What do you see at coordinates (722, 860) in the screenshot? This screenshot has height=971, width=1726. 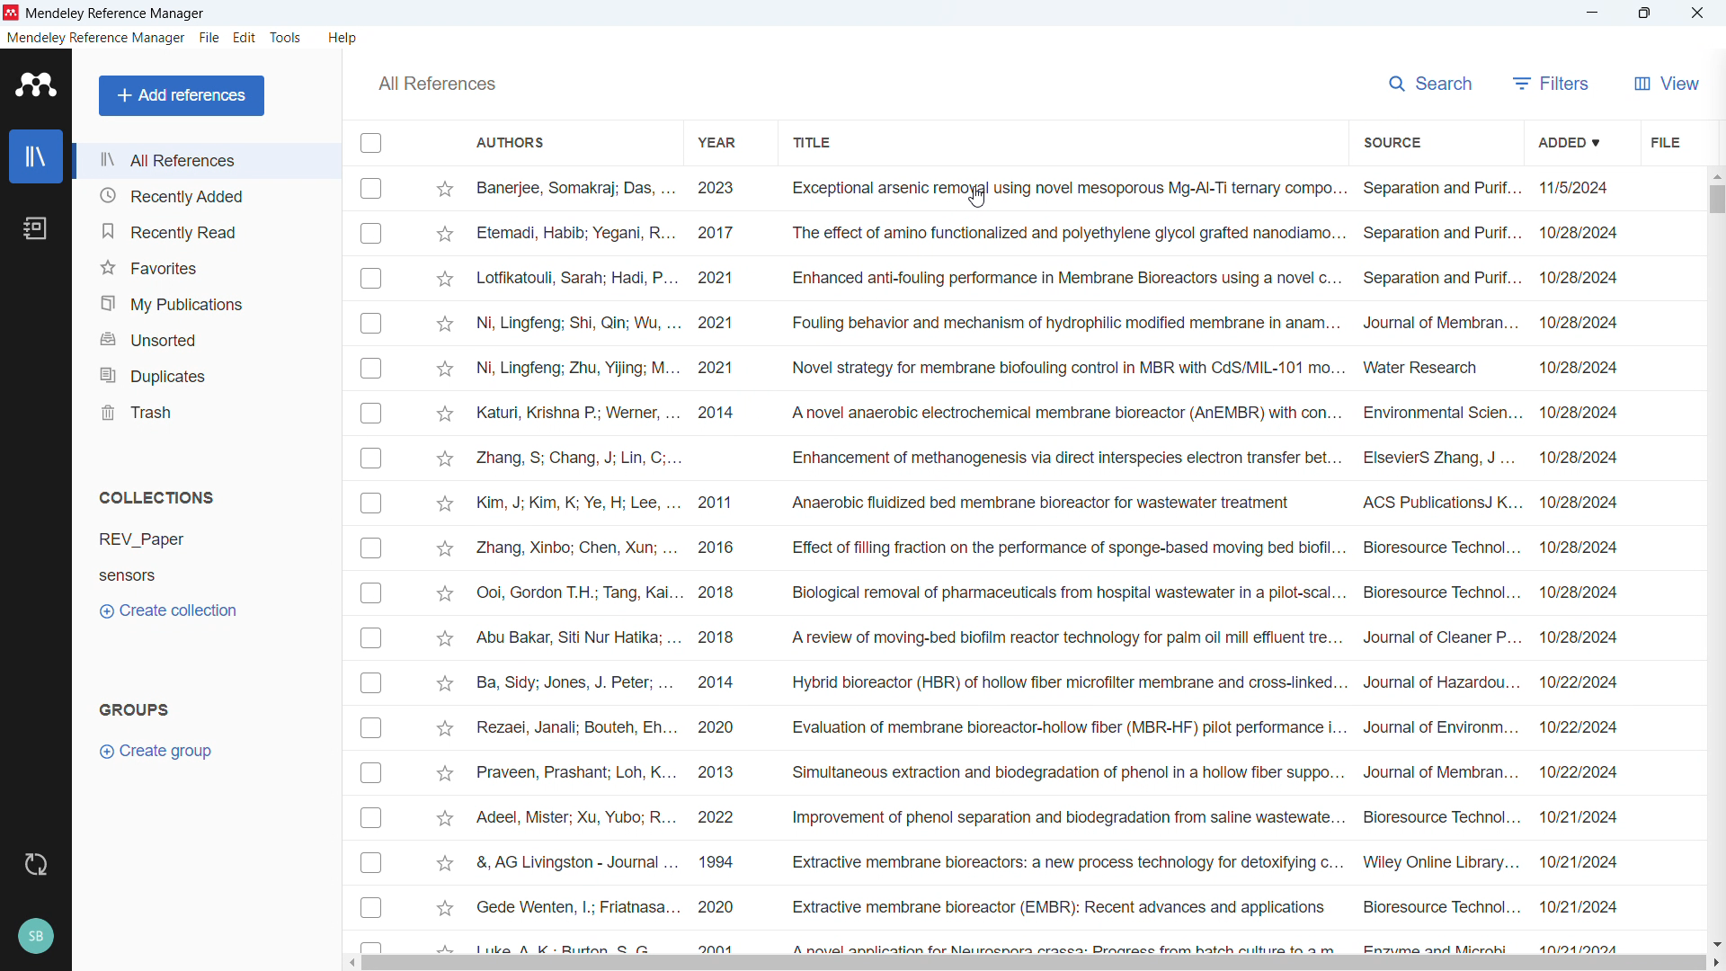 I see `1994` at bounding box center [722, 860].